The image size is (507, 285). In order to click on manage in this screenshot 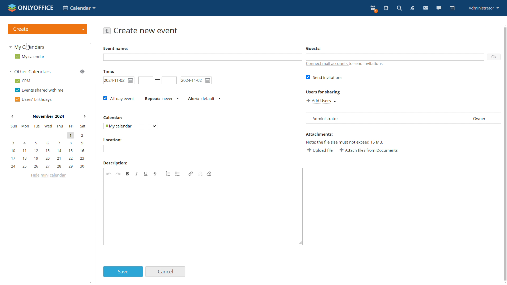, I will do `click(80, 72)`.